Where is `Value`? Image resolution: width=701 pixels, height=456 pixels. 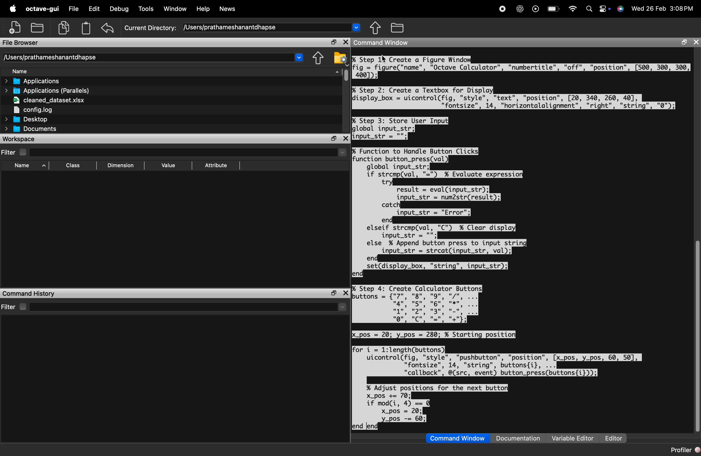
Value is located at coordinates (168, 167).